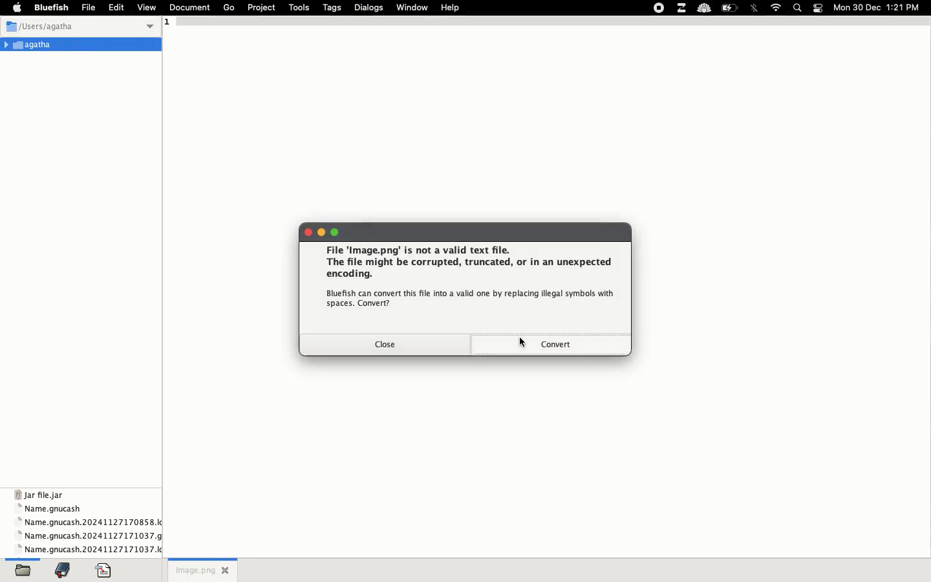 This screenshot has width=931, height=582. I want to click on bluefish, so click(51, 8).